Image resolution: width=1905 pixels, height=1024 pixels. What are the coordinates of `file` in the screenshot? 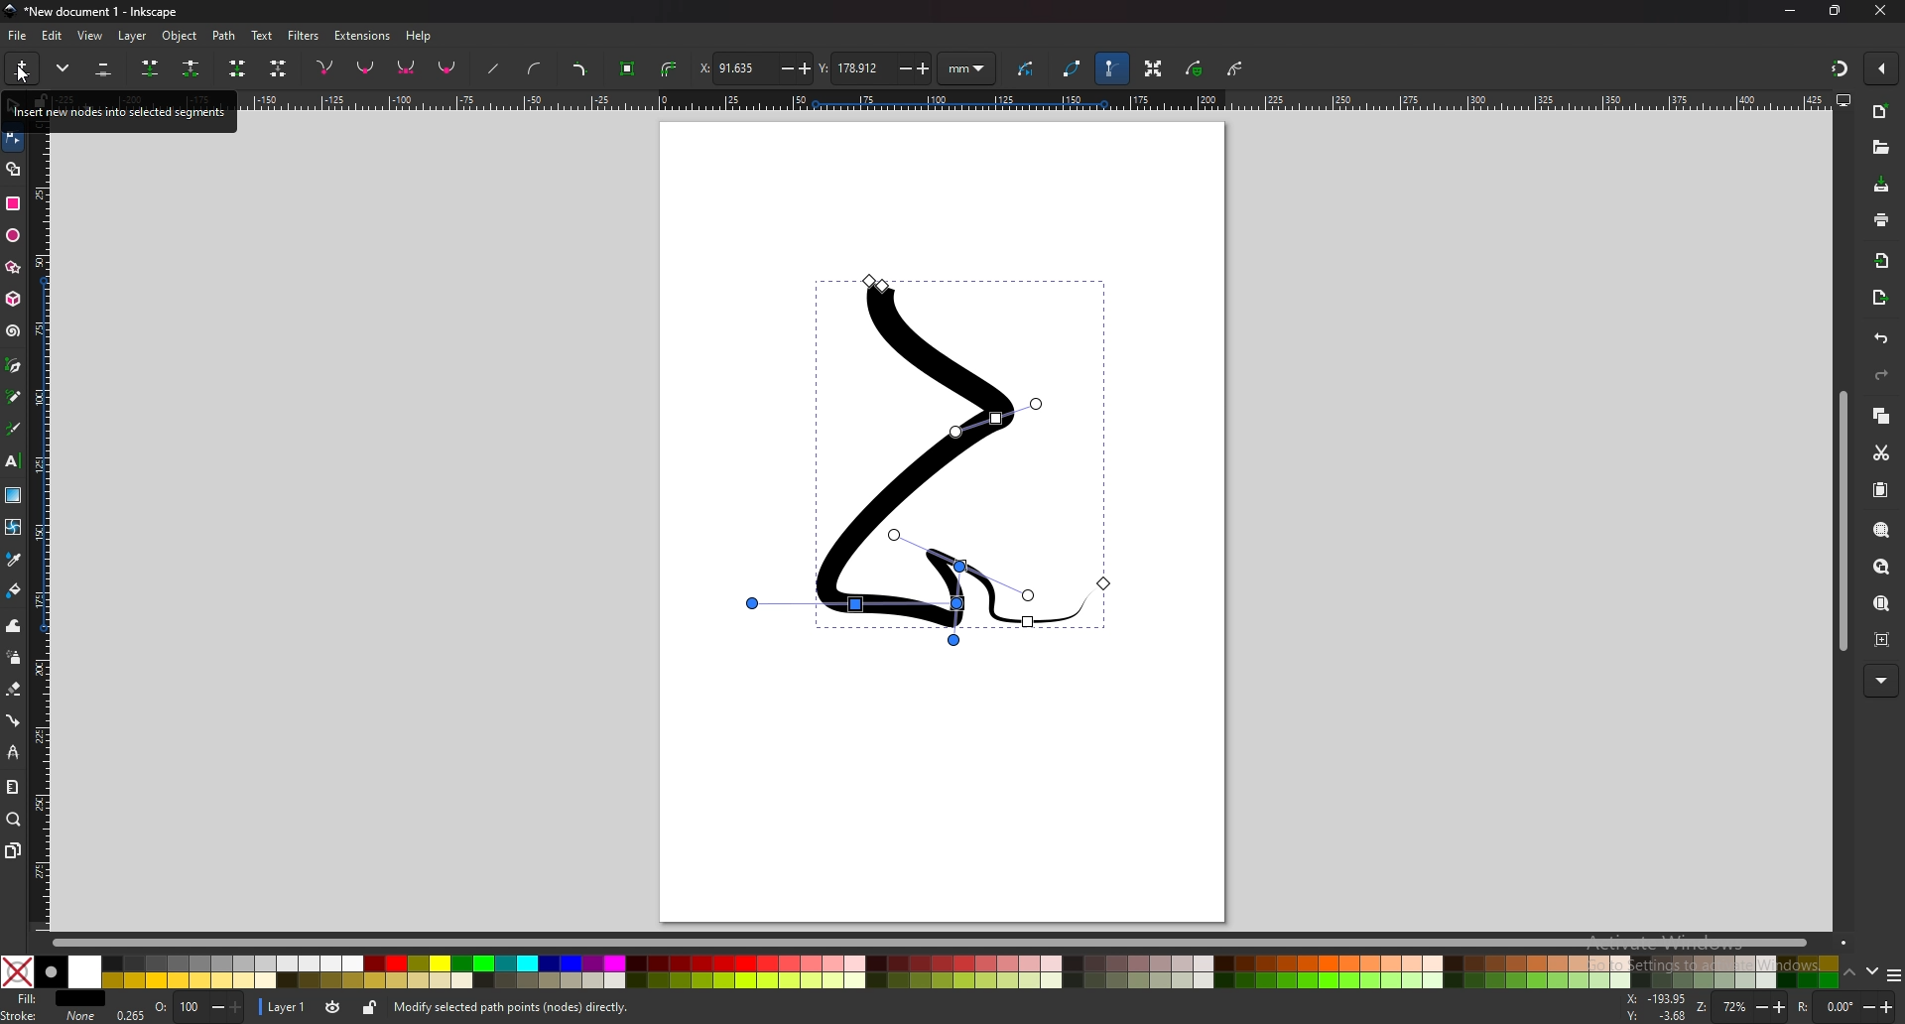 It's located at (20, 36).